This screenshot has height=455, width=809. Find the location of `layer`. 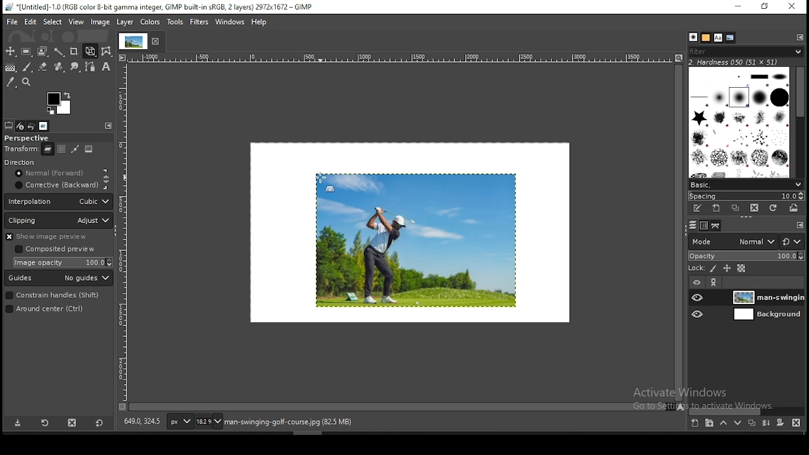

layer is located at coordinates (47, 151).